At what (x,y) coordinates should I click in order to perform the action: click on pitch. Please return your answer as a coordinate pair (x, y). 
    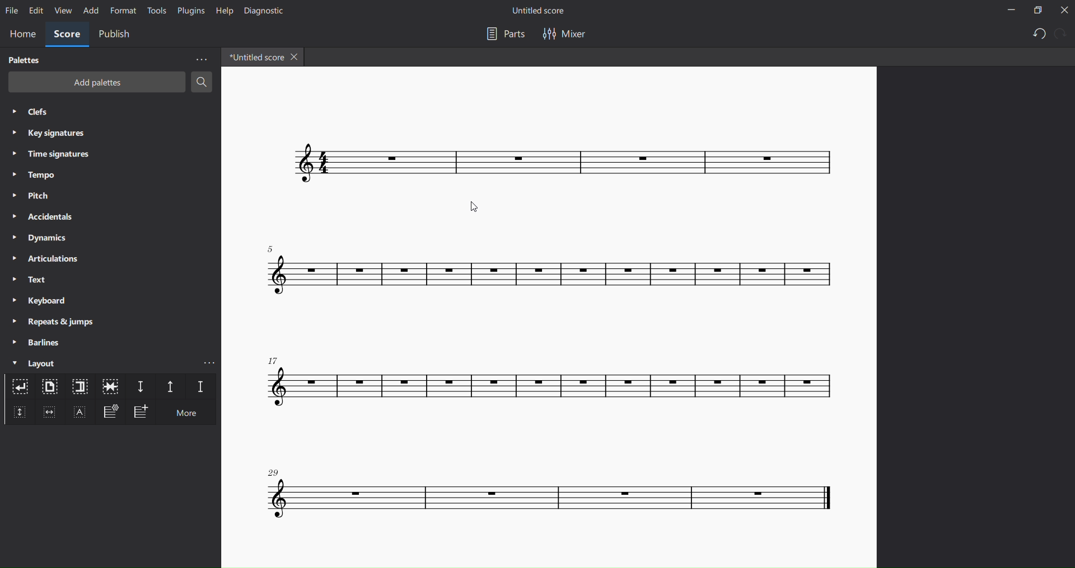
    Looking at the image, I should click on (35, 196).